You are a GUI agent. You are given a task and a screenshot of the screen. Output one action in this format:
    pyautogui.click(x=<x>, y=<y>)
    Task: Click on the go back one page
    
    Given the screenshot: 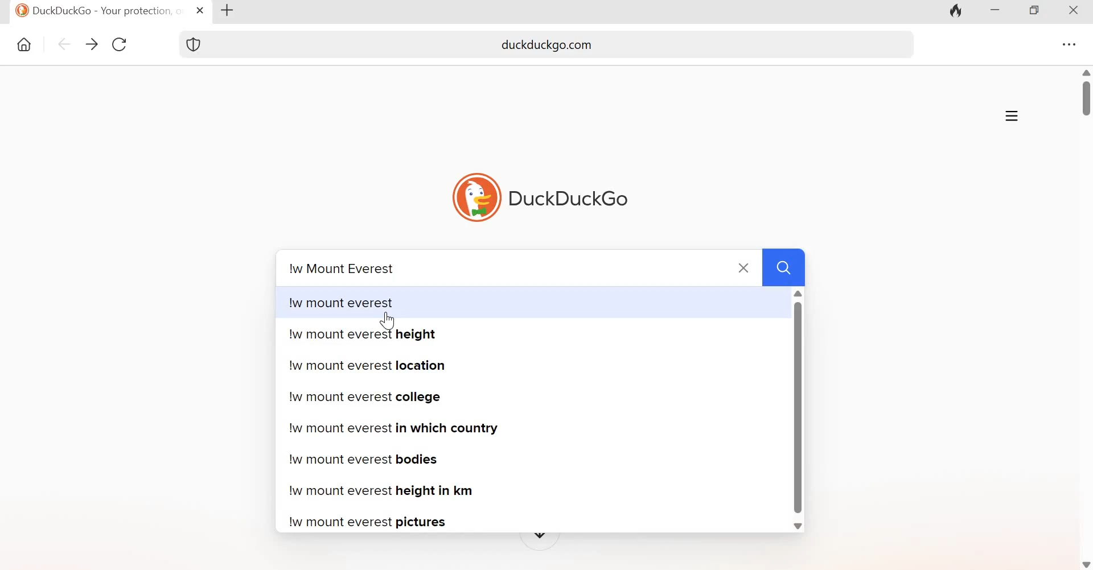 What is the action you would take?
    pyautogui.click(x=63, y=44)
    